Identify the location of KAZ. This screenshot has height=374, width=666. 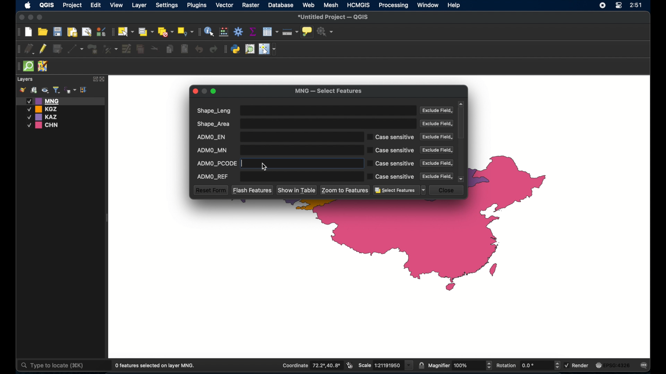
(46, 117).